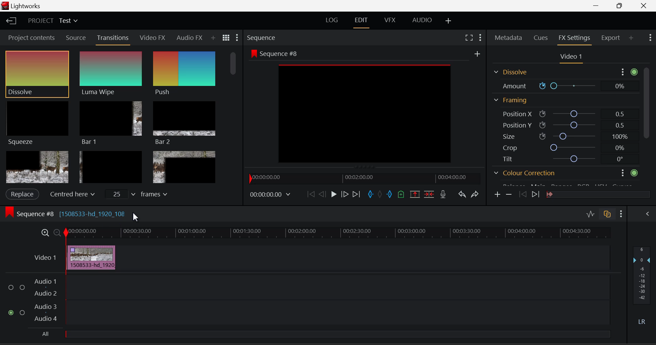 The height and width of the screenshot is (345, 656). I want to click on Next keyframe, so click(536, 195).